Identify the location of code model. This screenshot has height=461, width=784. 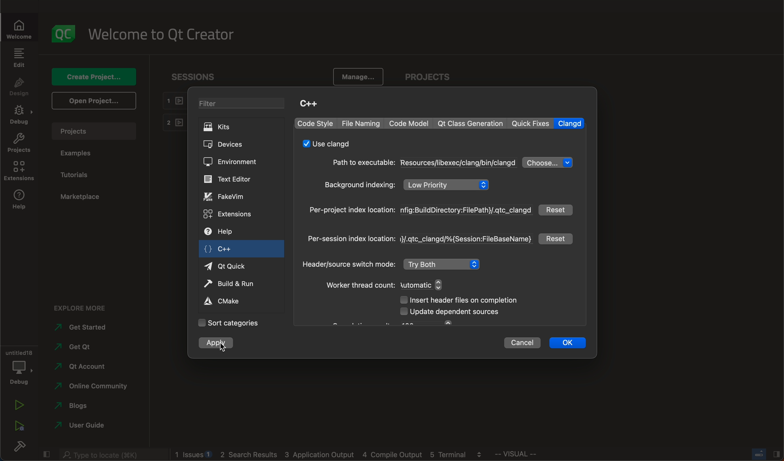
(410, 123).